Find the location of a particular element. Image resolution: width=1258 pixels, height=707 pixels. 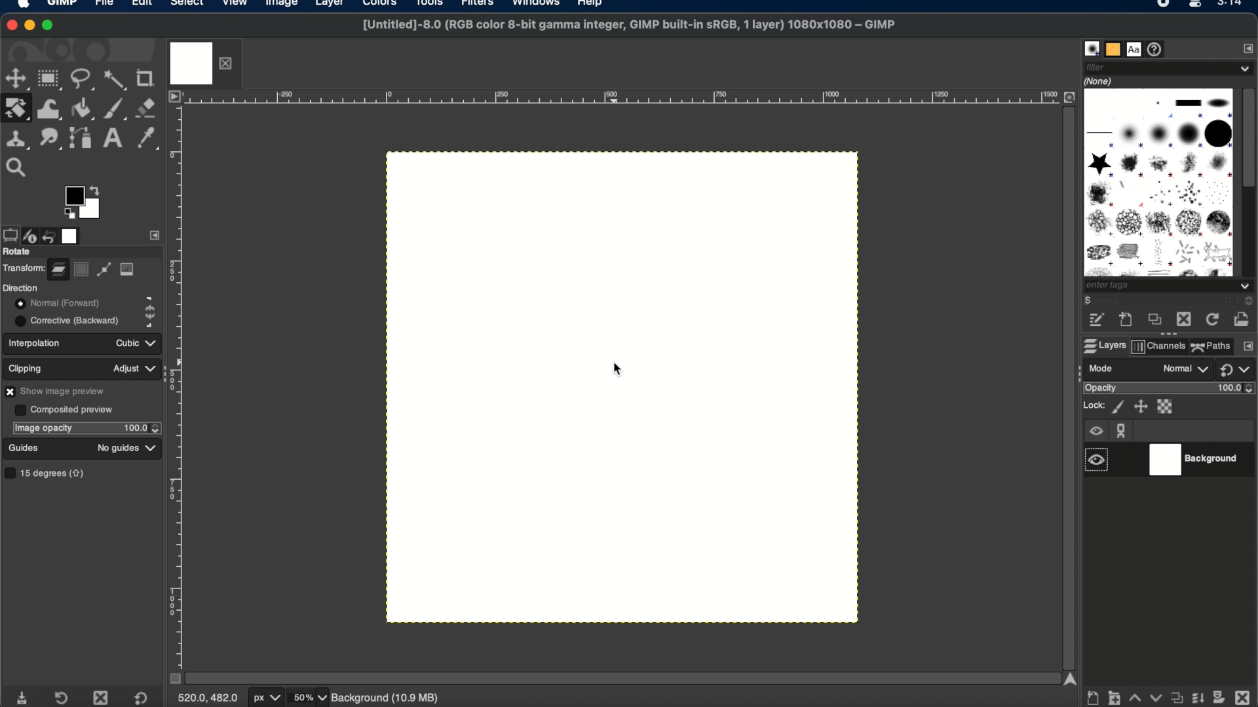

normal drop down is located at coordinates (1184, 370).